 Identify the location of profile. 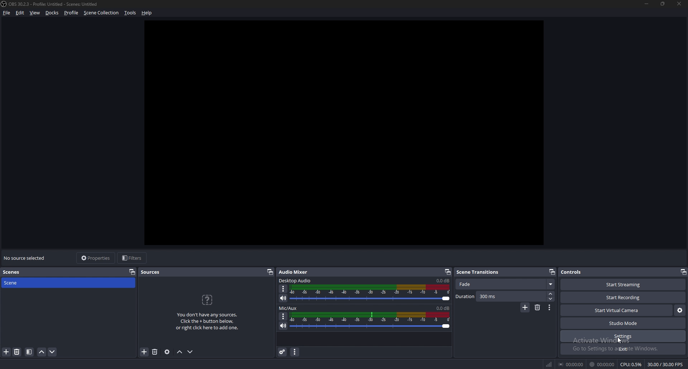
(72, 13).